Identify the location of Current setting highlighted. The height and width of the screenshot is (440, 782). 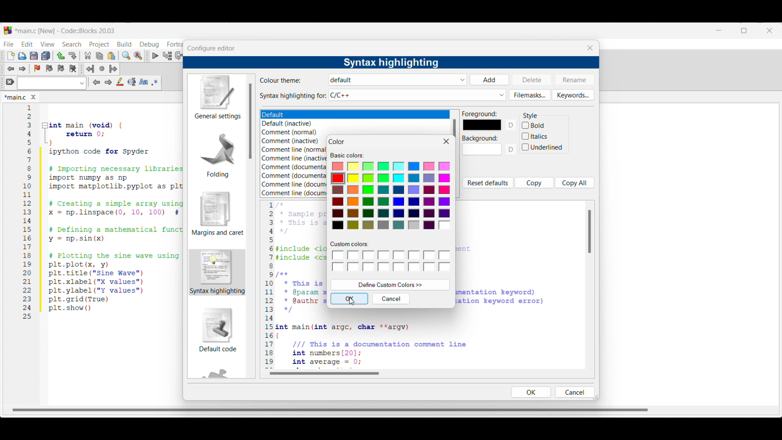
(217, 272).